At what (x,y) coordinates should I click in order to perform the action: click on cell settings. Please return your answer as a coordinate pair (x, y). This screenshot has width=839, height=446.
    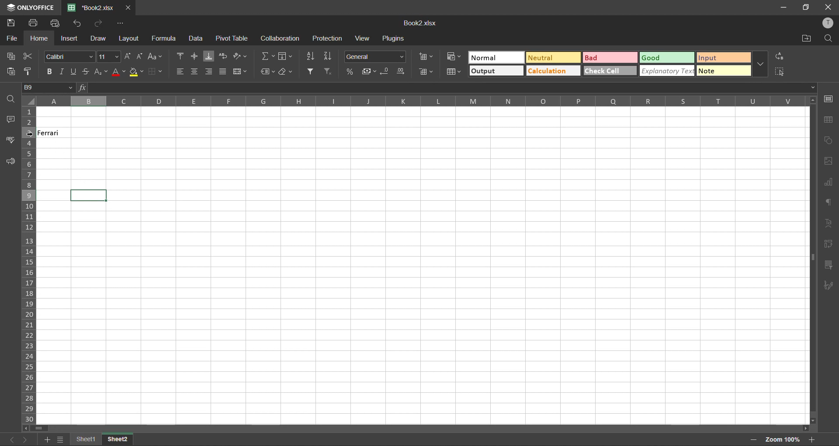
    Looking at the image, I should click on (831, 99).